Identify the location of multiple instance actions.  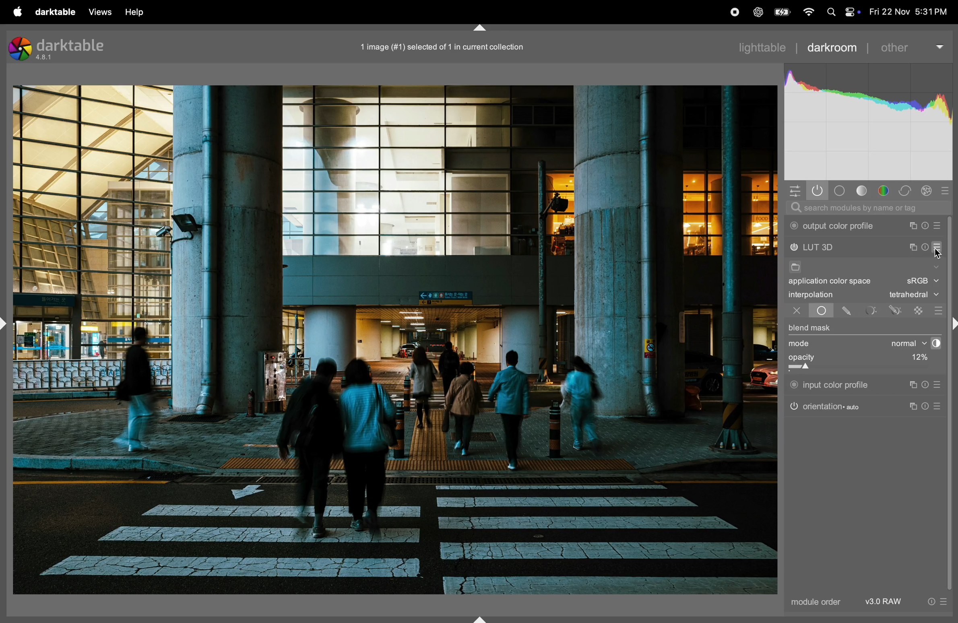
(913, 247).